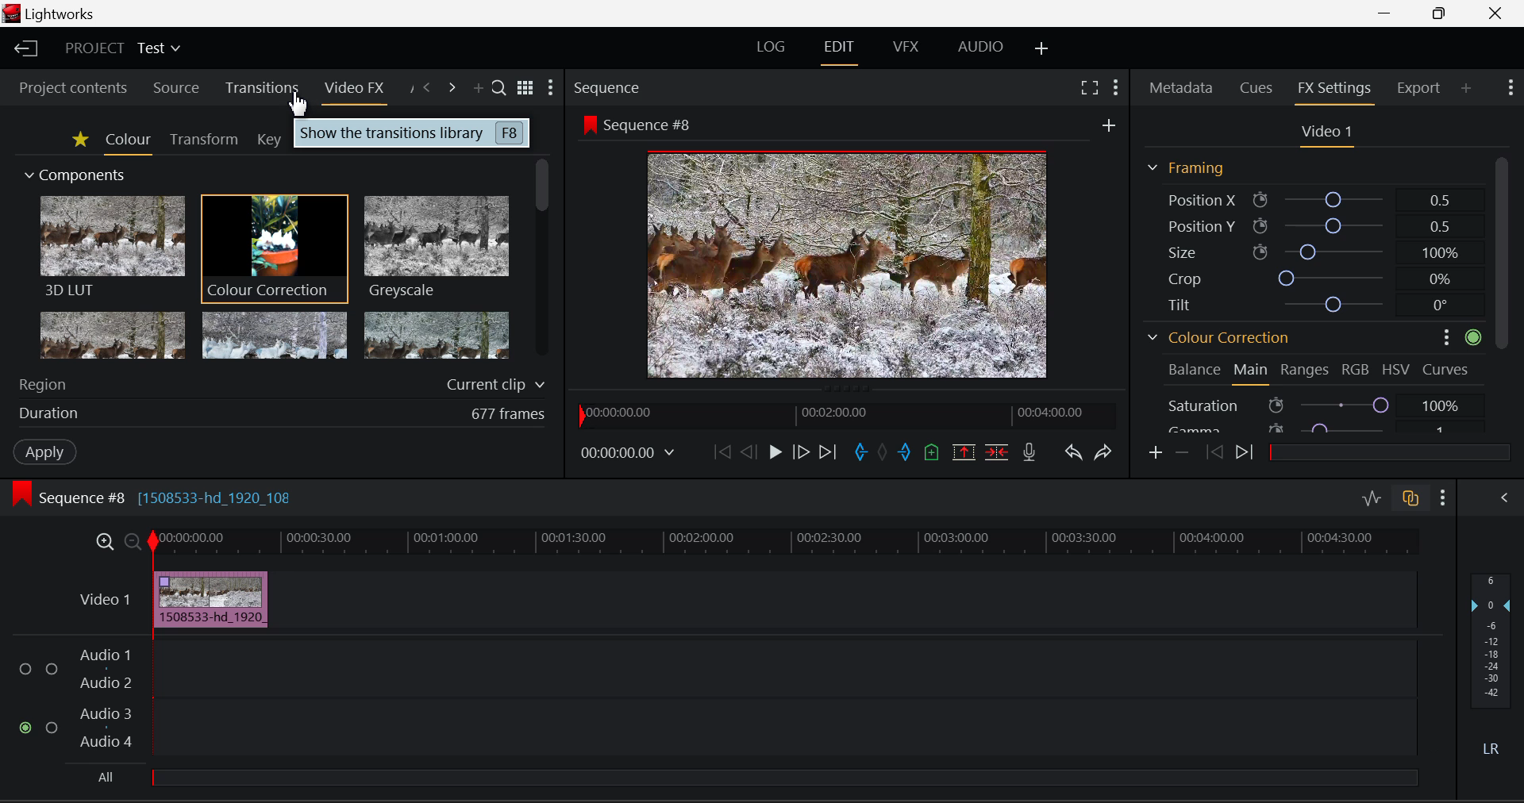 The height and width of the screenshot is (803, 1524). What do you see at coordinates (1310, 303) in the screenshot?
I see `Tilt` at bounding box center [1310, 303].